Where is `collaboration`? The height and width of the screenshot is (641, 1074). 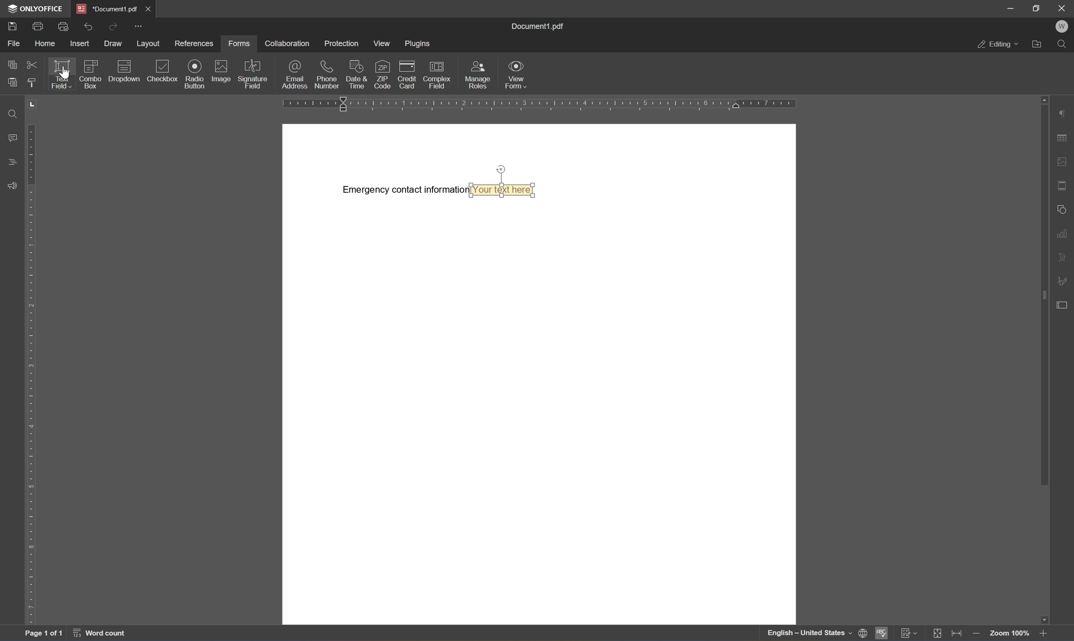
collaboration is located at coordinates (289, 43).